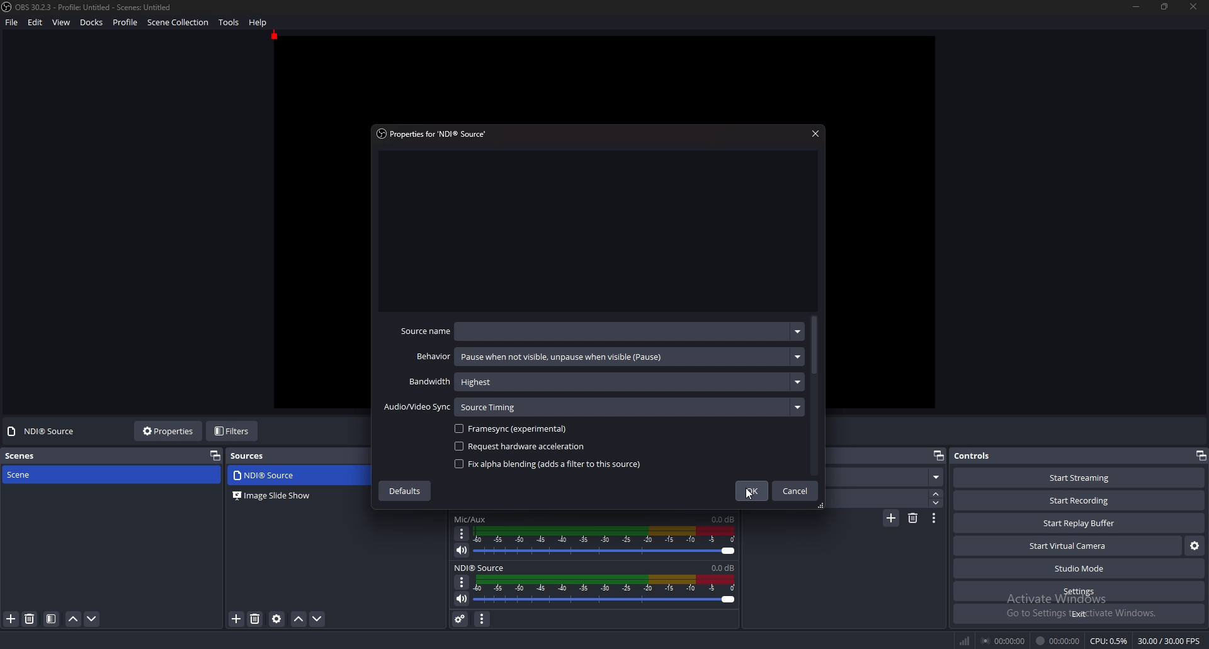 The image size is (1209, 649). What do you see at coordinates (214, 456) in the screenshot?
I see `pop out` at bounding box center [214, 456].